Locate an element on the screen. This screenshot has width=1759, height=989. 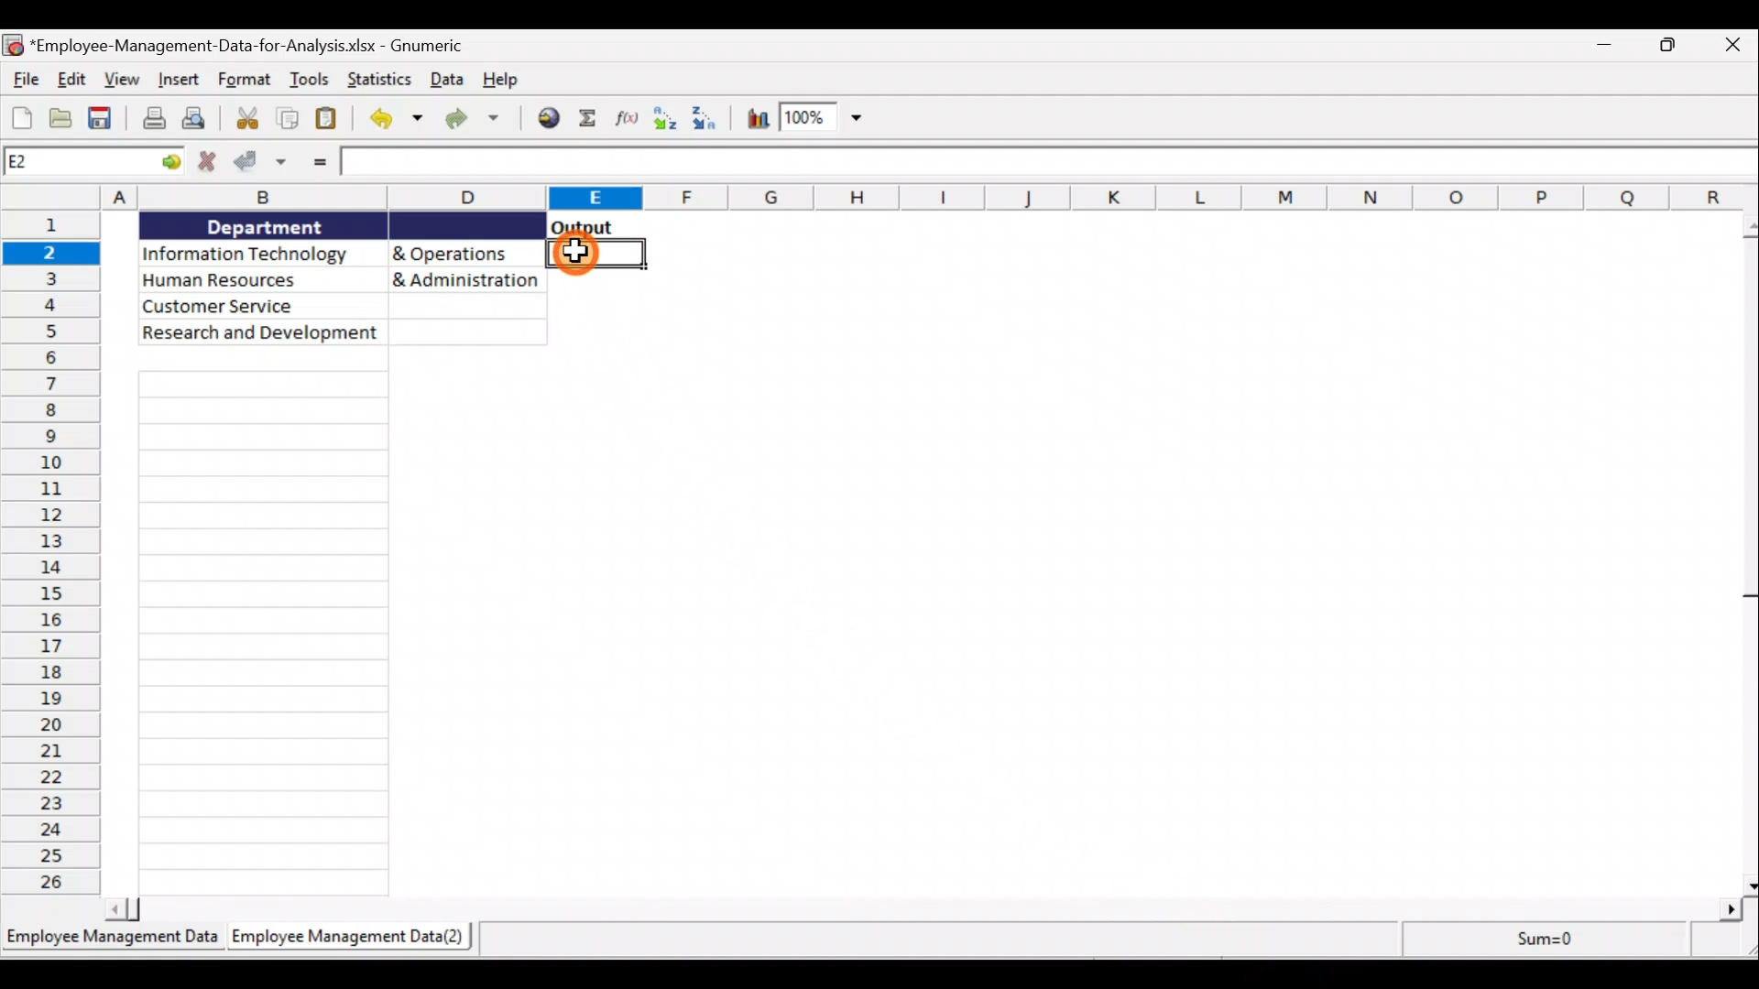
Paste clipboard is located at coordinates (329, 118).